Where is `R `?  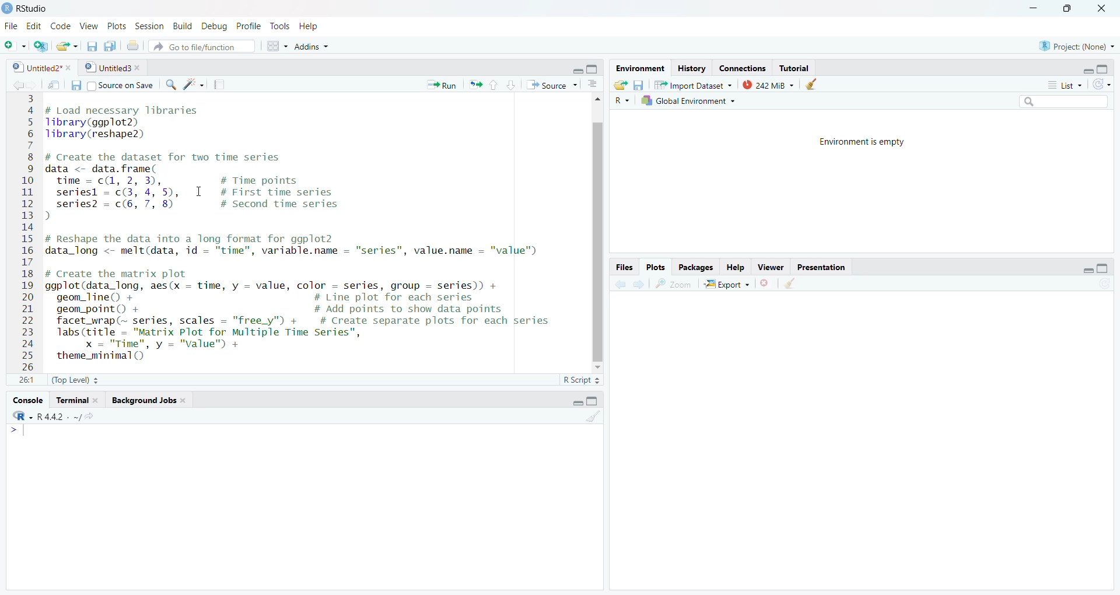 R  is located at coordinates (23, 416).